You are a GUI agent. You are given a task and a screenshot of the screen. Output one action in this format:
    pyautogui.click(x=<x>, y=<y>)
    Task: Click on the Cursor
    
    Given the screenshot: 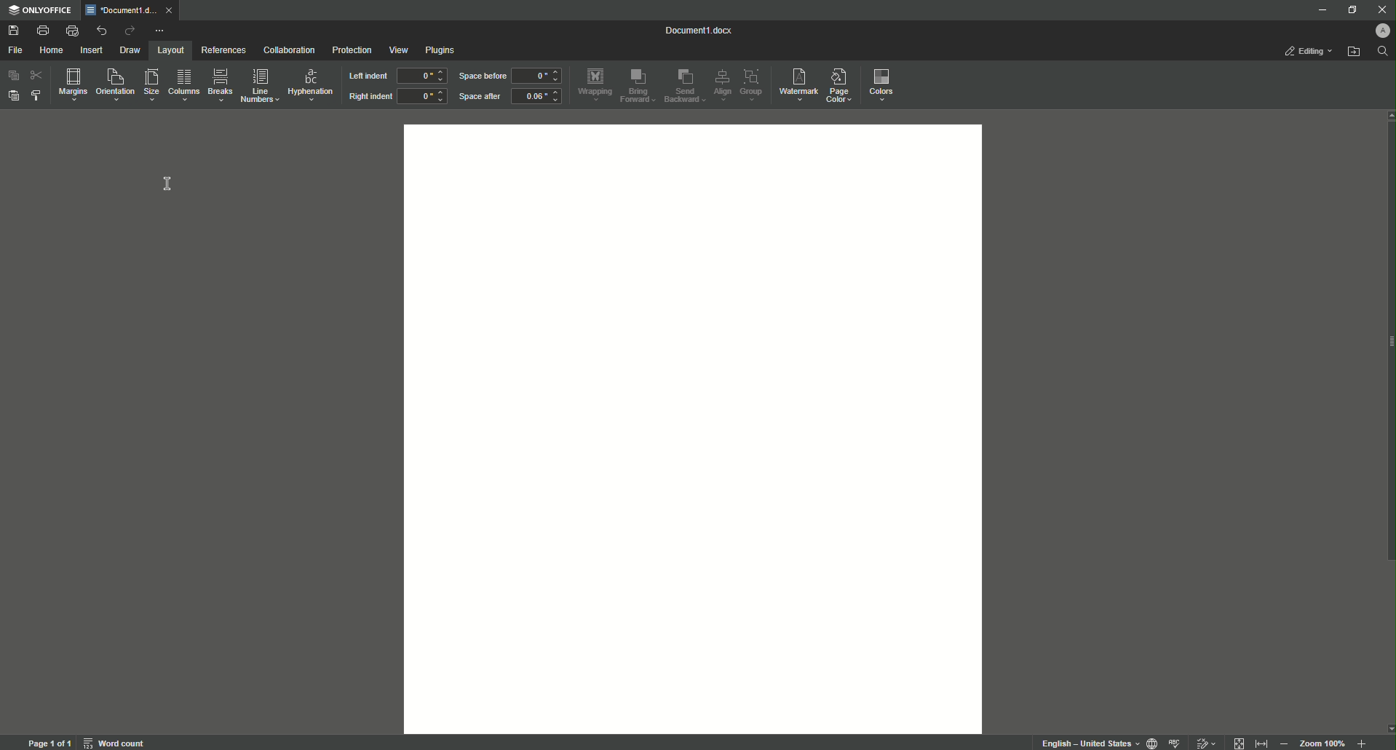 What is the action you would take?
    pyautogui.click(x=170, y=184)
    